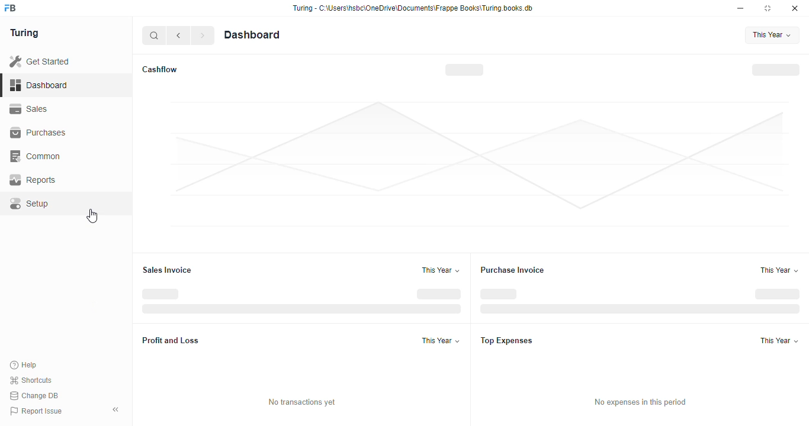 This screenshot has height=426, width=809. I want to click on this year, so click(779, 340).